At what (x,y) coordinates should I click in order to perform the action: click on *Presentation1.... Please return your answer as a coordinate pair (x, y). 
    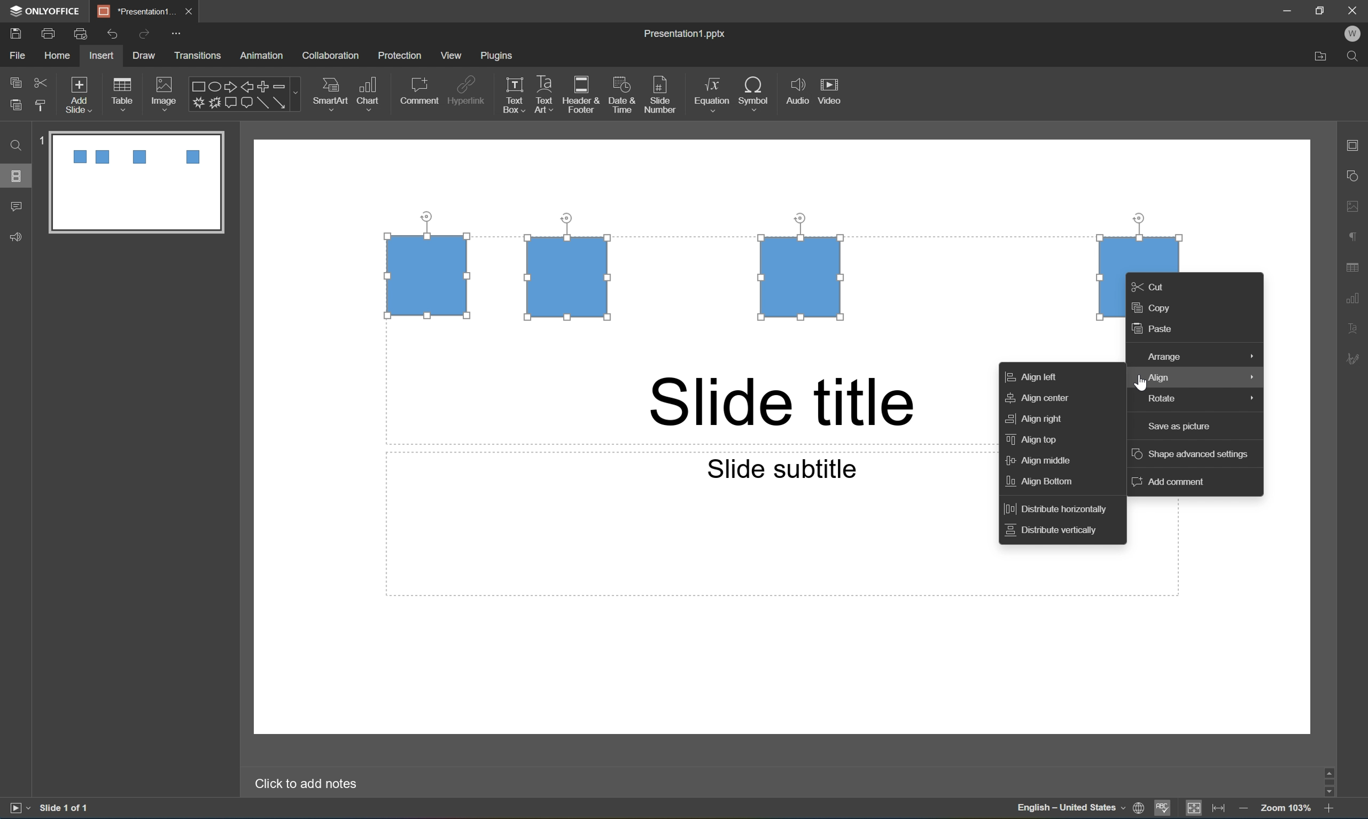
    Looking at the image, I should click on (138, 10).